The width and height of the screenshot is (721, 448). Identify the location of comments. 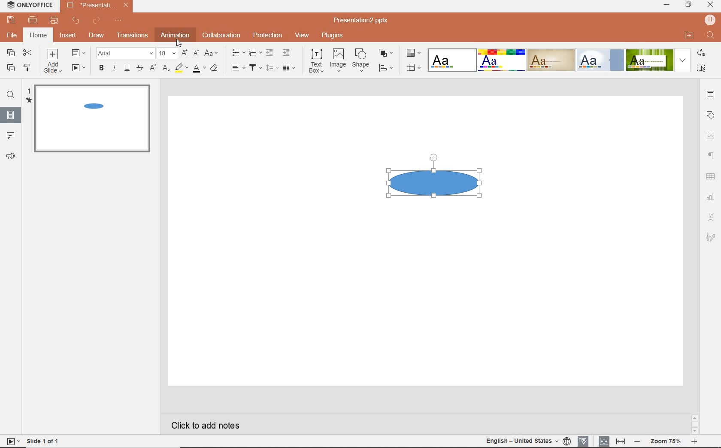
(12, 136).